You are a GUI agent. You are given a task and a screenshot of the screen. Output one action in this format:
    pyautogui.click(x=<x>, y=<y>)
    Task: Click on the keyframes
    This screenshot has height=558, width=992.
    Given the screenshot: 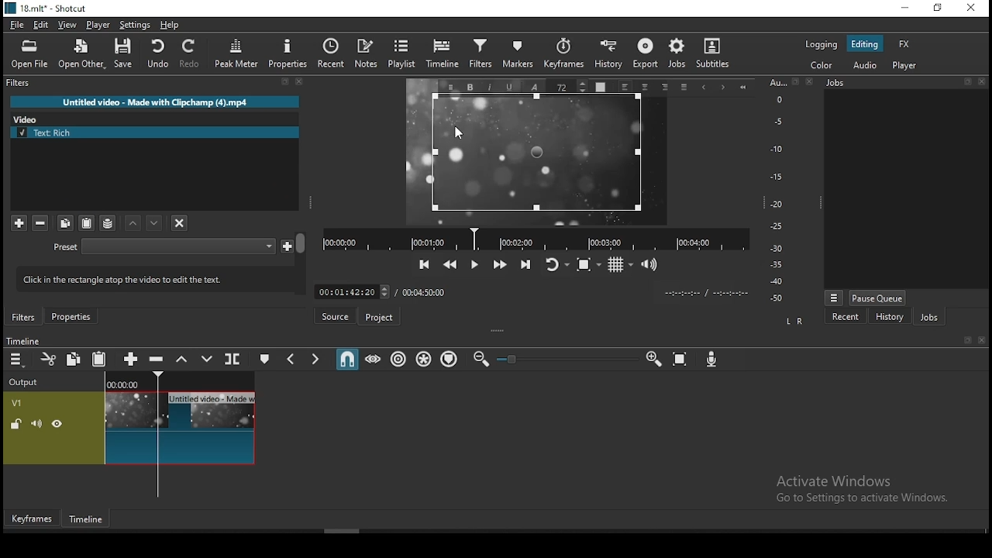 What is the action you would take?
    pyautogui.click(x=561, y=57)
    